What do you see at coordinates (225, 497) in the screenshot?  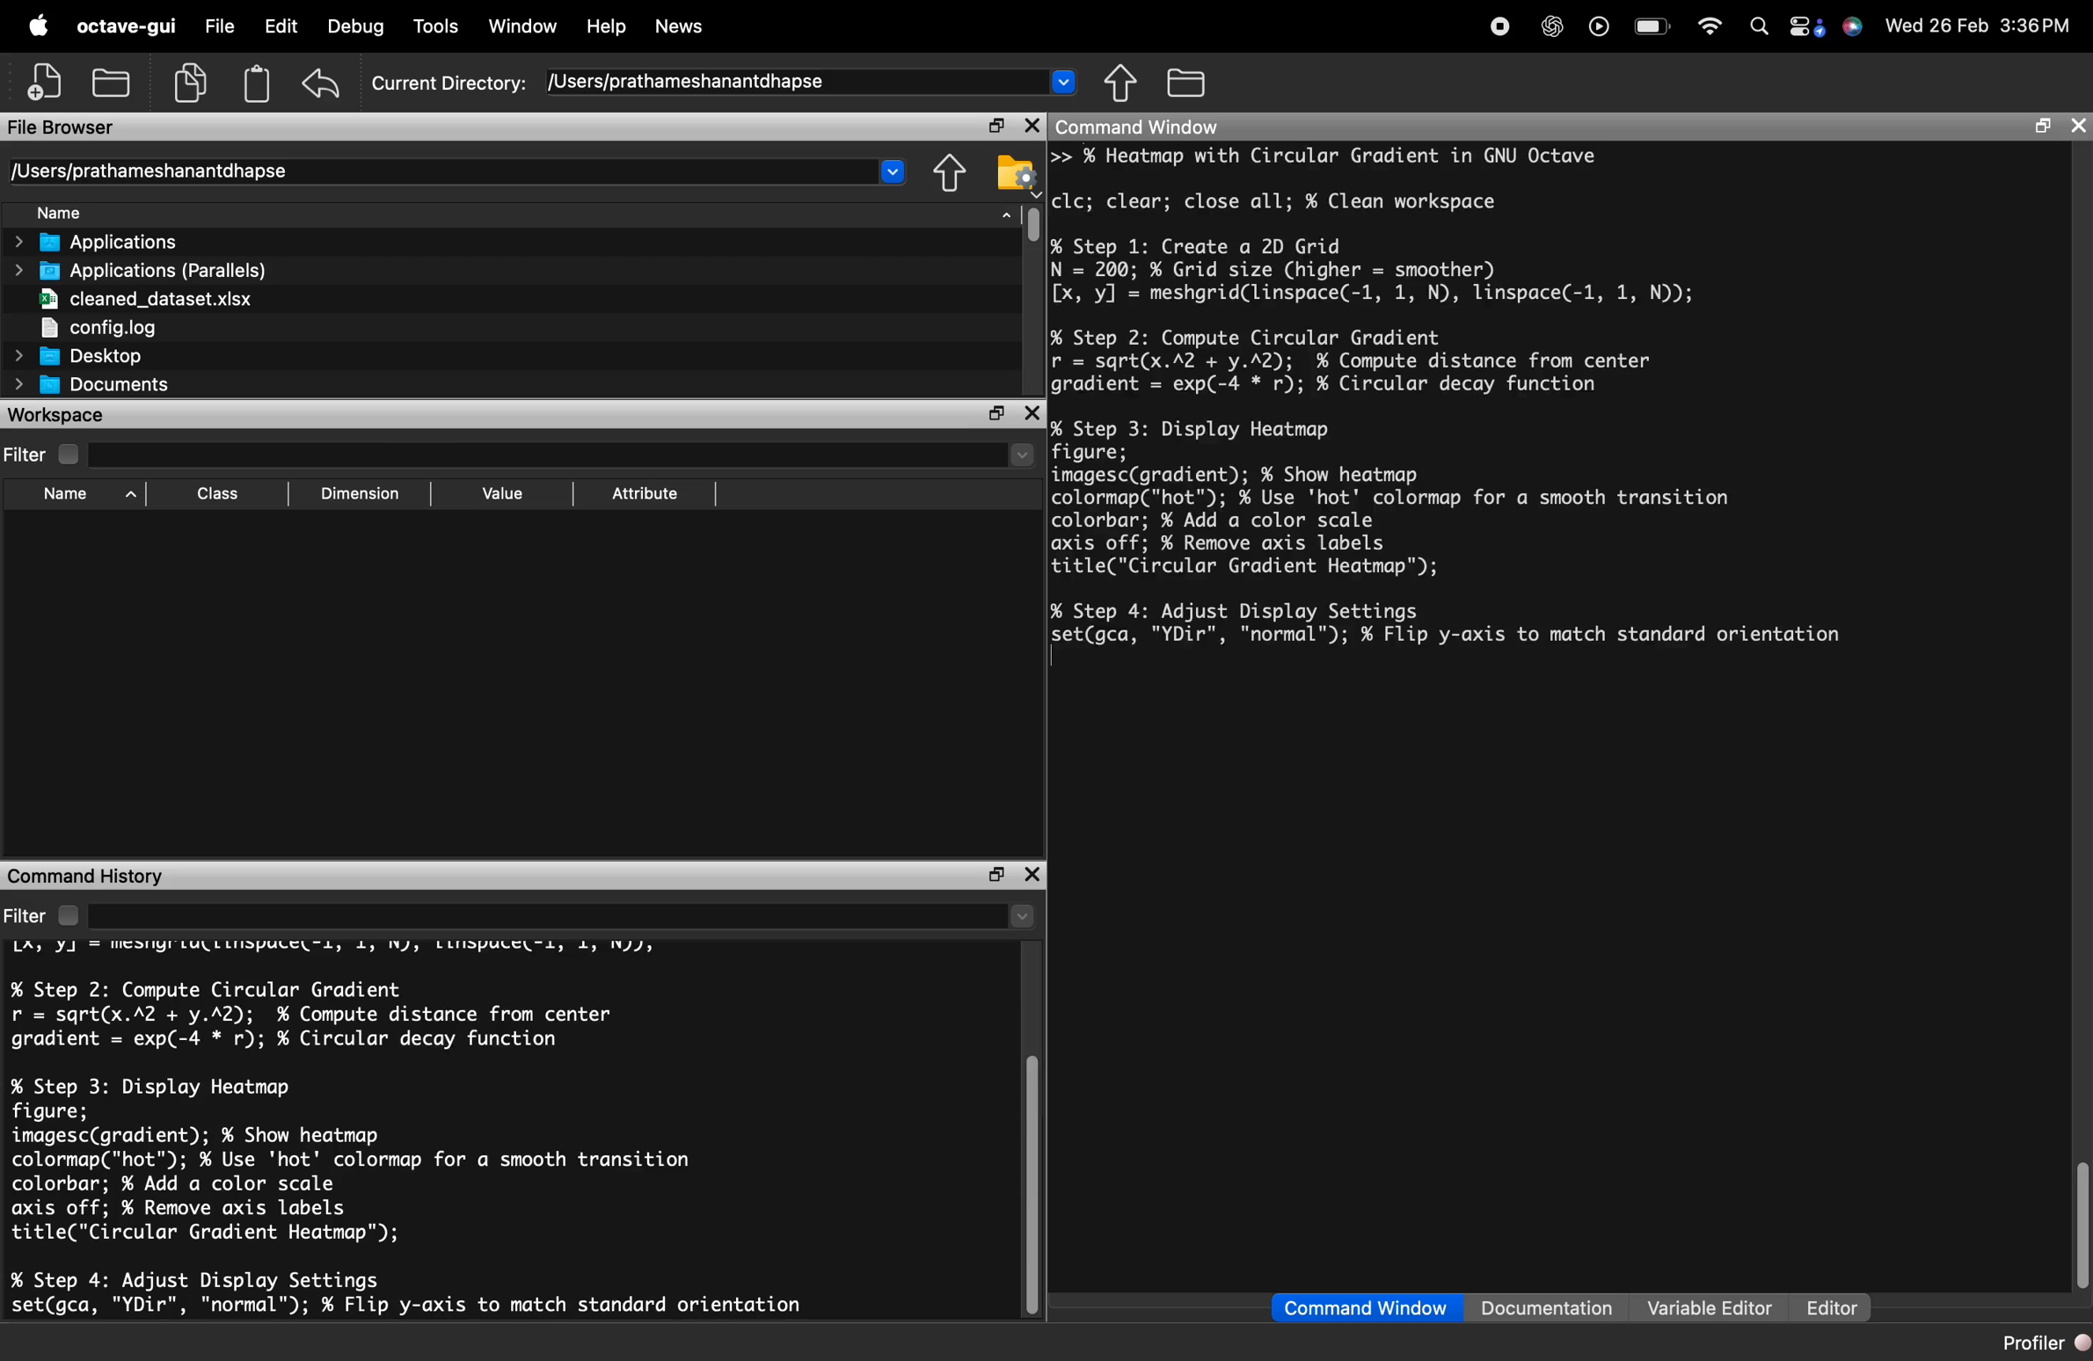 I see `Class` at bounding box center [225, 497].